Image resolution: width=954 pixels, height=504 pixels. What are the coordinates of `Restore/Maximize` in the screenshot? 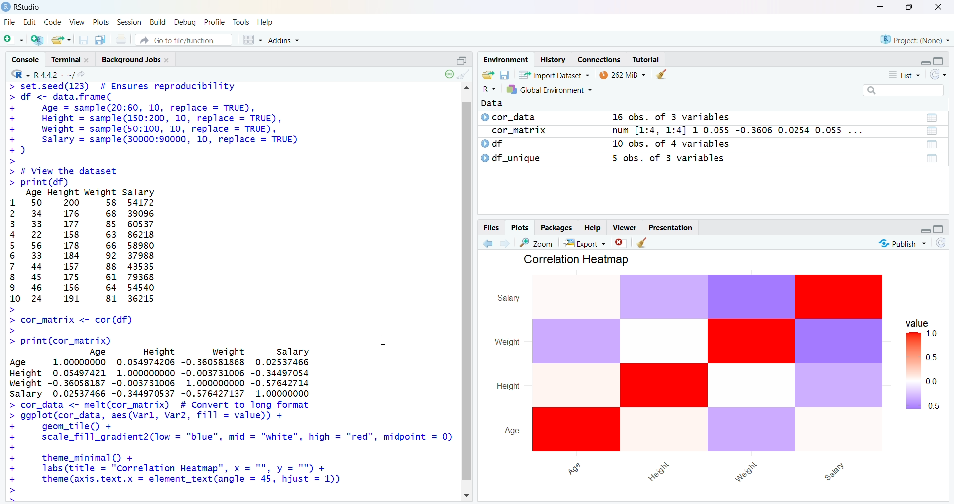 It's located at (459, 60).